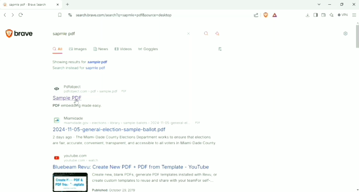 The height and width of the screenshot is (192, 359). What do you see at coordinates (79, 68) in the screenshot?
I see `Search instead for sample pdf` at bounding box center [79, 68].